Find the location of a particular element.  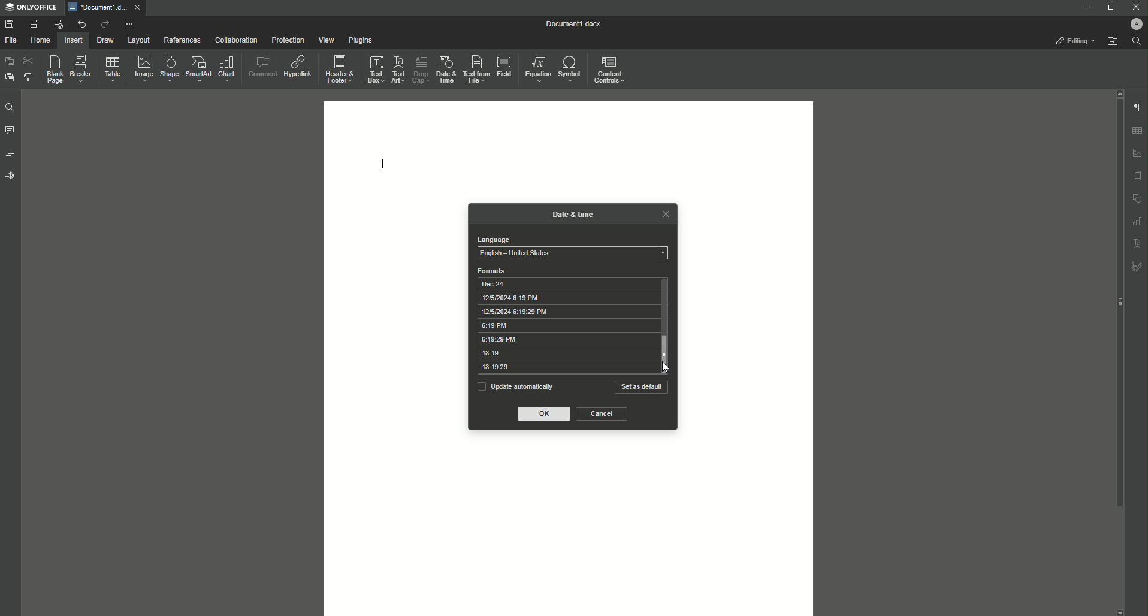

Paste is located at coordinates (8, 61).